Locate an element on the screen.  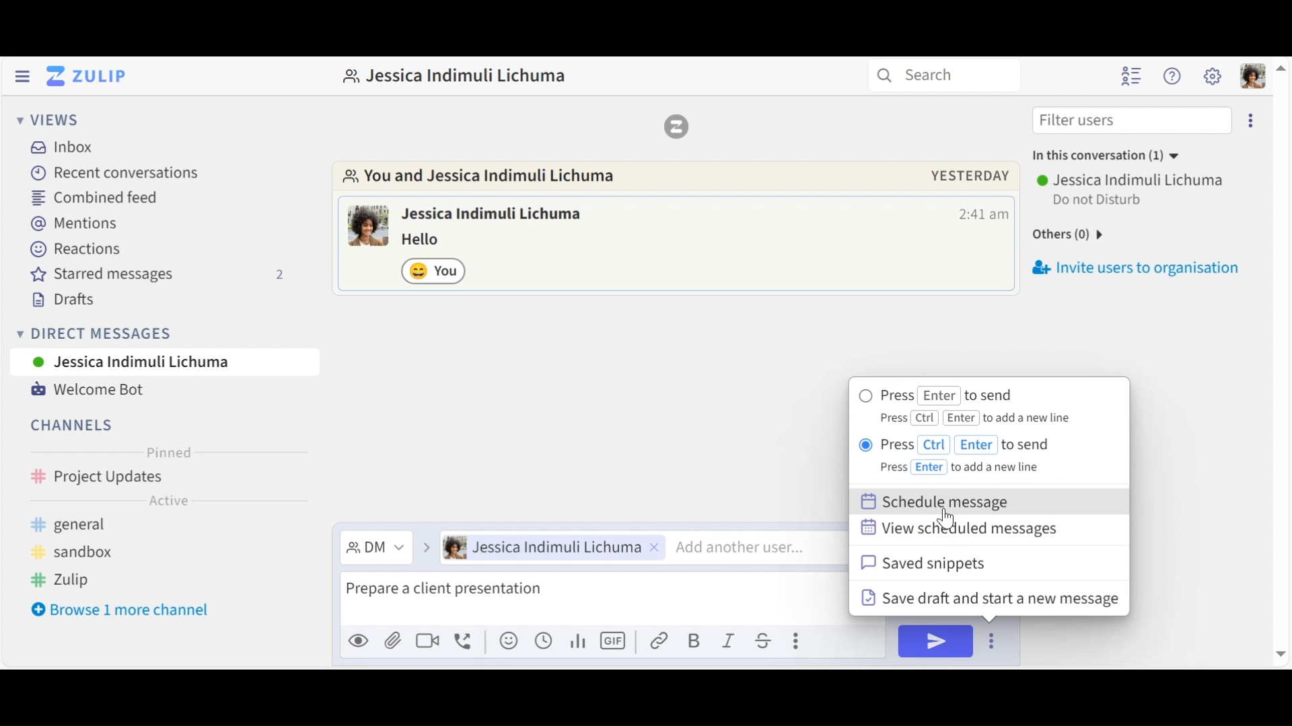
Add Video call is located at coordinates (430, 641).